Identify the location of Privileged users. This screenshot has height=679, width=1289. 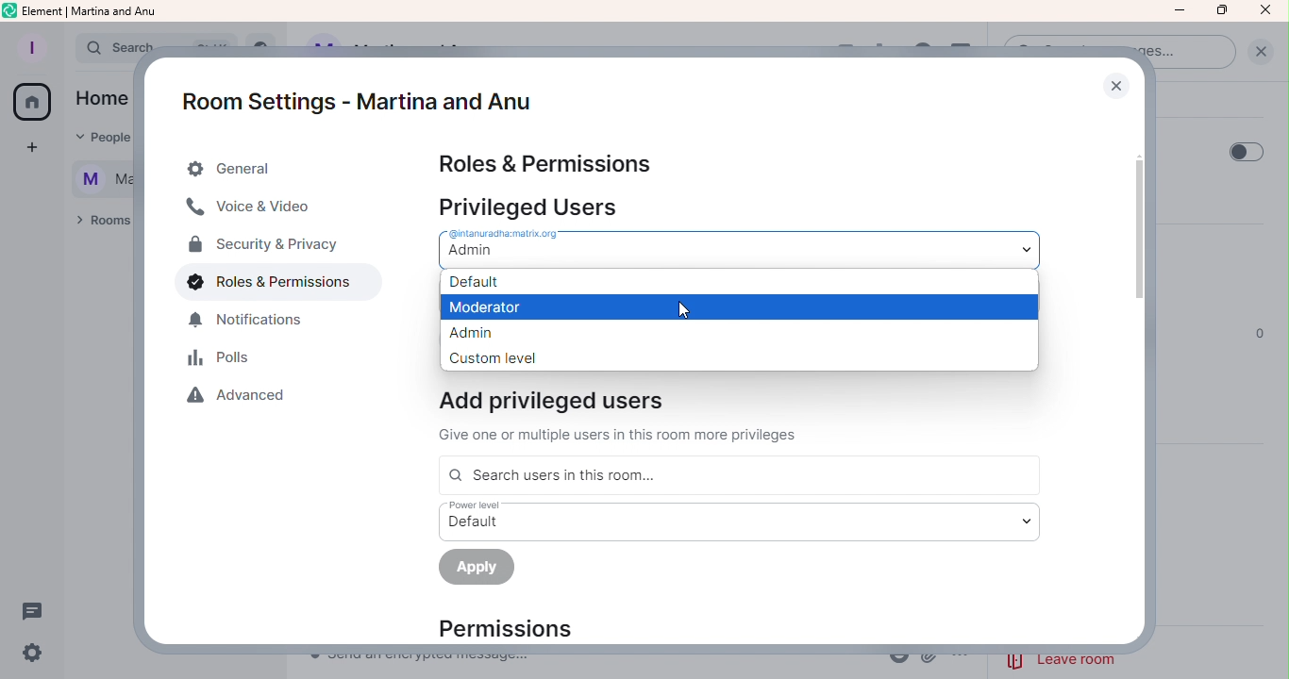
(535, 206).